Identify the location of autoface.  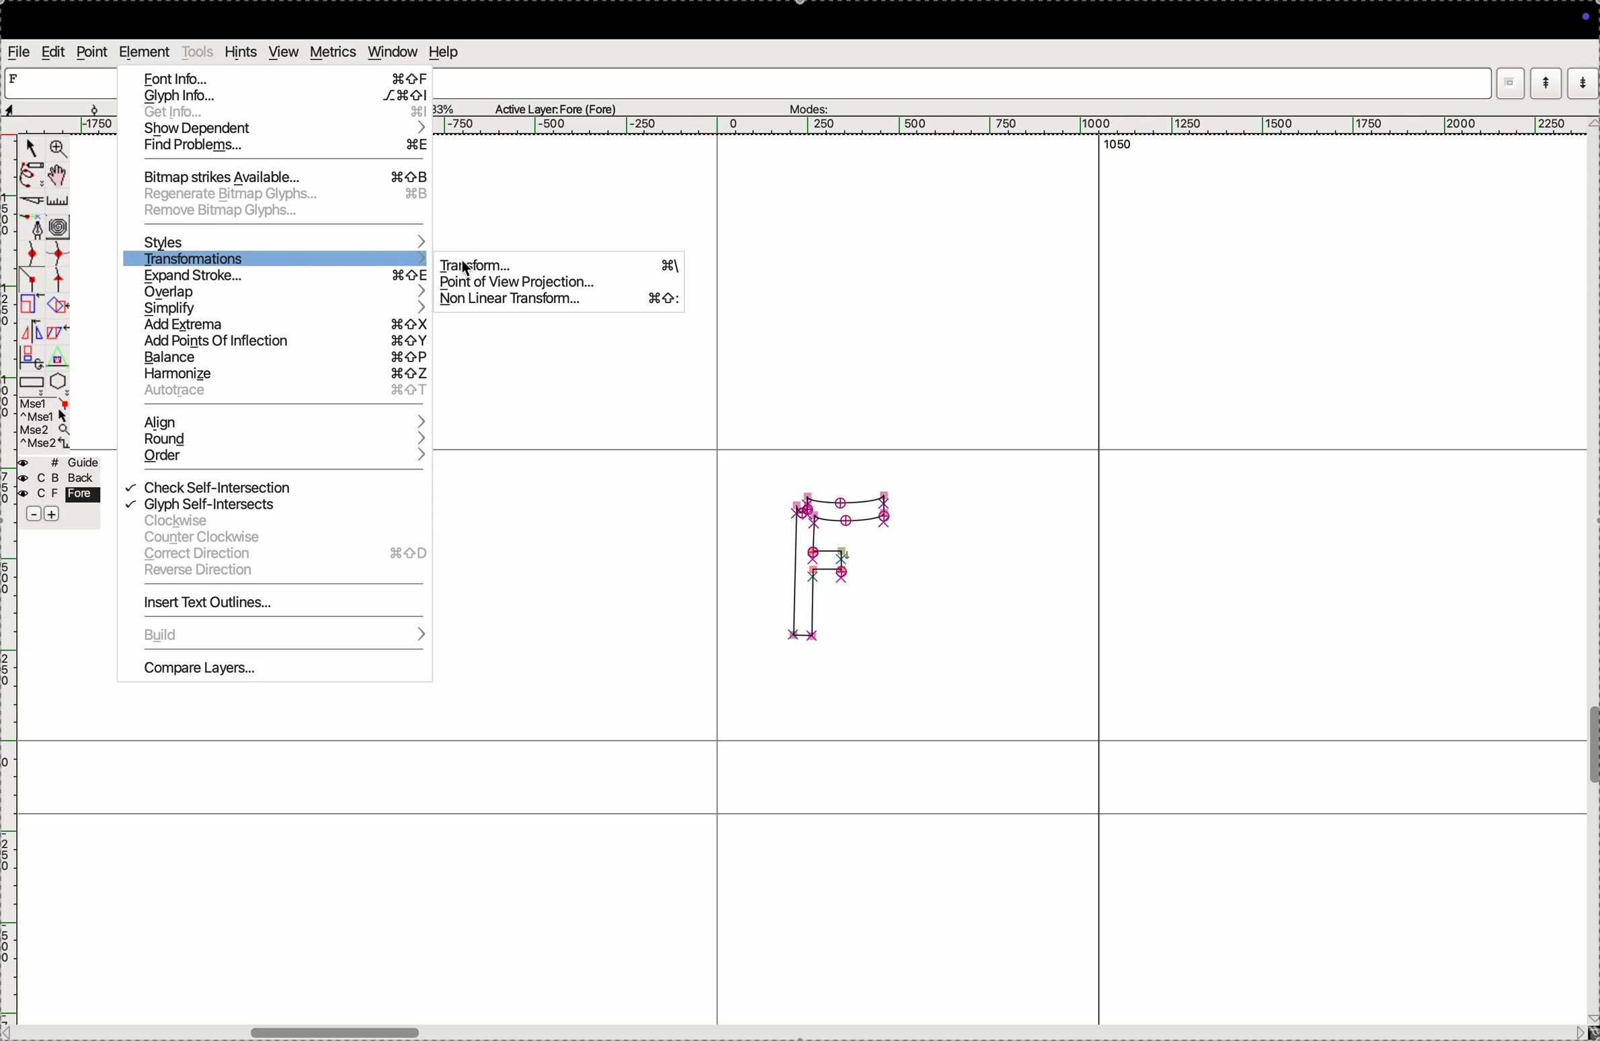
(283, 395).